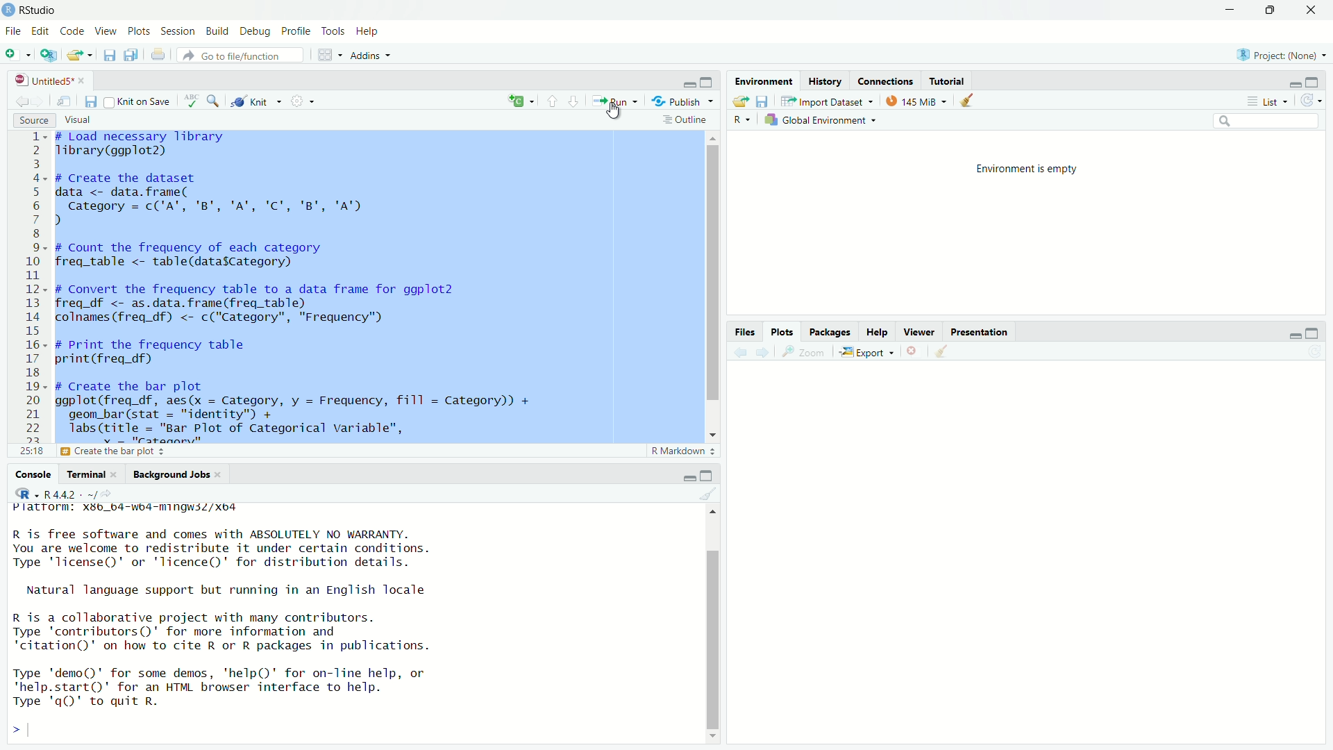 The width and height of the screenshot is (1333, 750). Describe the element at coordinates (35, 121) in the screenshot. I see `source` at that location.